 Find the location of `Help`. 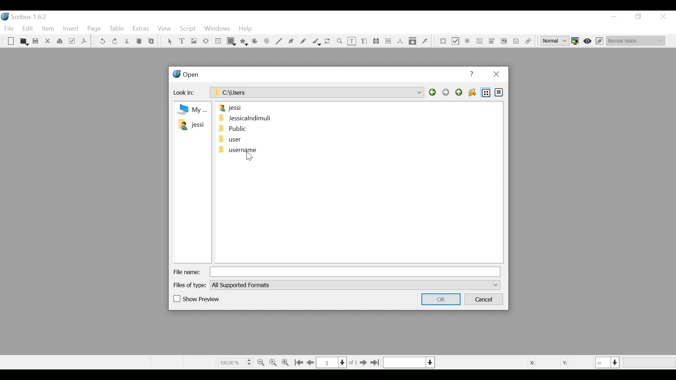

Help is located at coordinates (246, 29).